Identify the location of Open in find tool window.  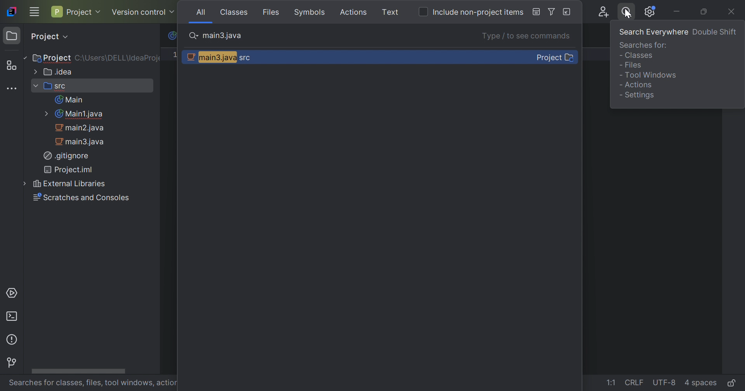
(567, 12).